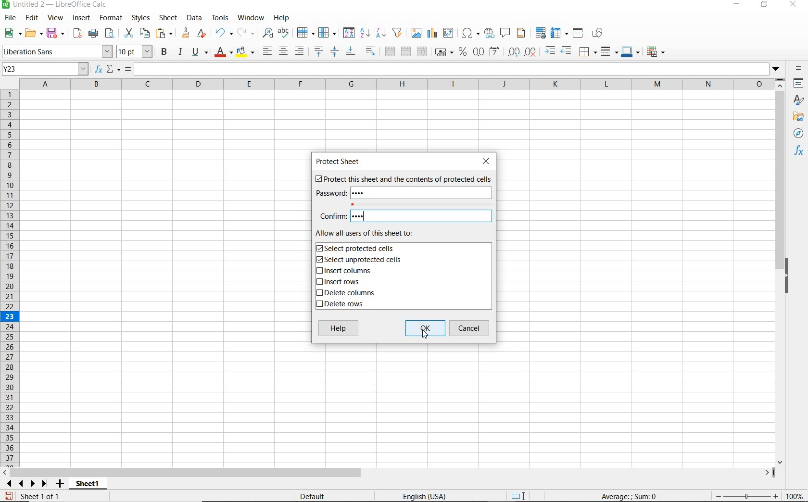 The image size is (808, 502). What do you see at coordinates (742, 495) in the screenshot?
I see `zoom in or zoom out` at bounding box center [742, 495].